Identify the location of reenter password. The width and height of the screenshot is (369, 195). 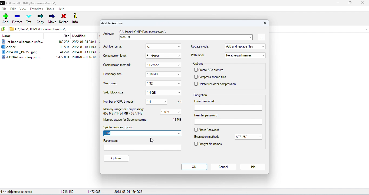
(228, 119).